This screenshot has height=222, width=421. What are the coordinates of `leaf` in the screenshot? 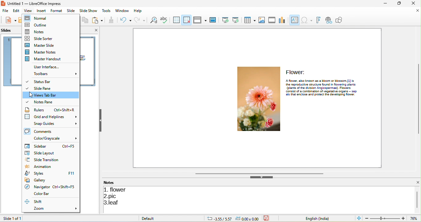 It's located at (113, 203).